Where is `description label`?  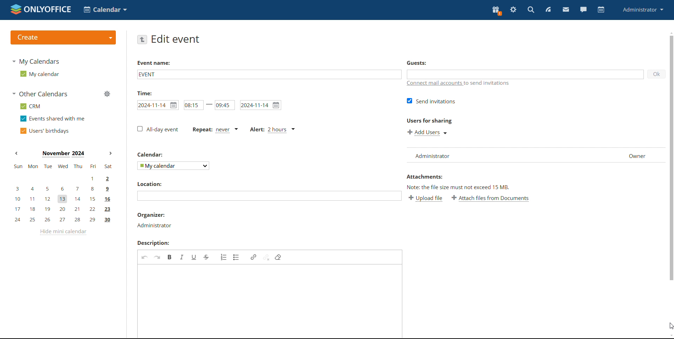 description label is located at coordinates (155, 243).